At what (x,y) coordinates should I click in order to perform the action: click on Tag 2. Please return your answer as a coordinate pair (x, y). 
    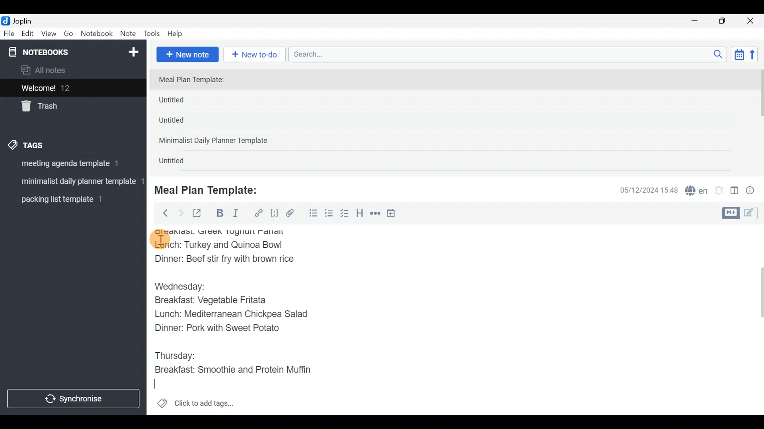
    Looking at the image, I should click on (73, 182).